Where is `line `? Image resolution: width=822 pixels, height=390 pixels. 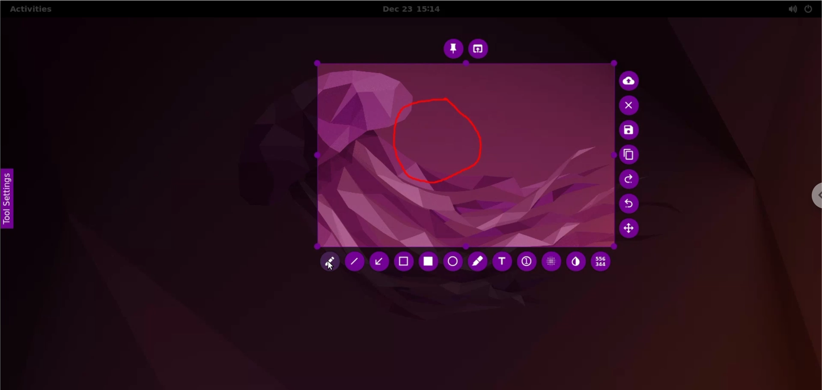
line  is located at coordinates (354, 262).